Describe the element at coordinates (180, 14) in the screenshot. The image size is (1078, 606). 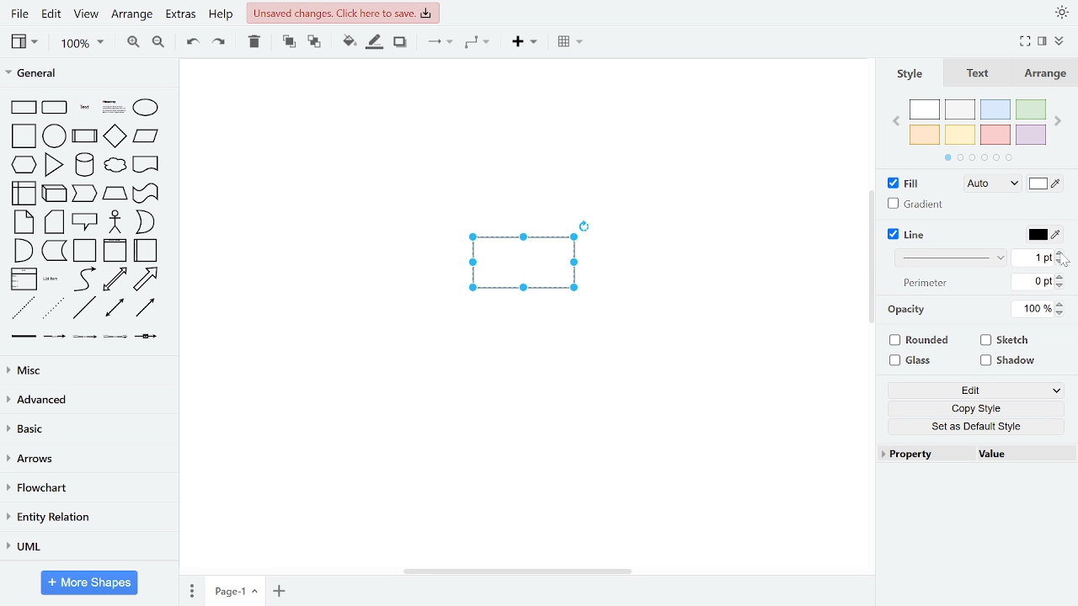
I see `extras` at that location.